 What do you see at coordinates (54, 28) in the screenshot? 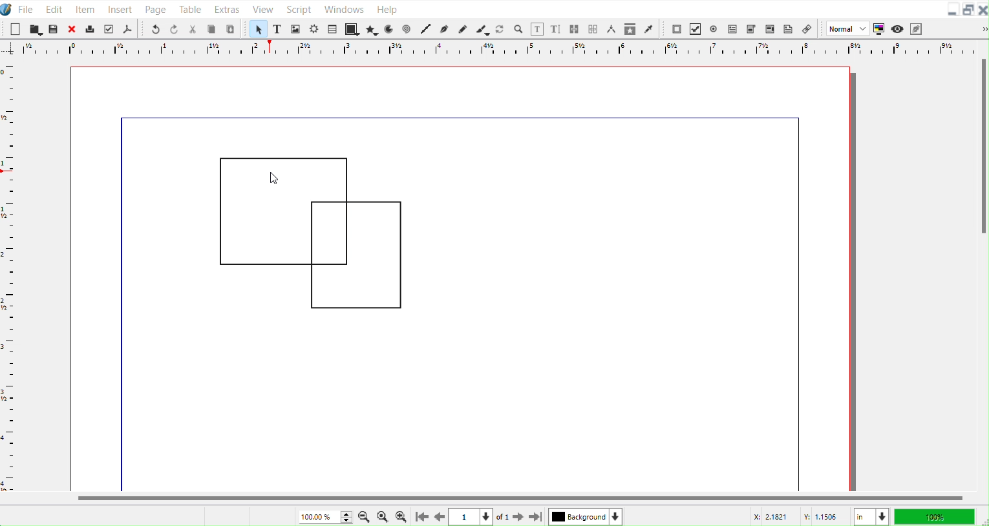
I see `Save` at bounding box center [54, 28].